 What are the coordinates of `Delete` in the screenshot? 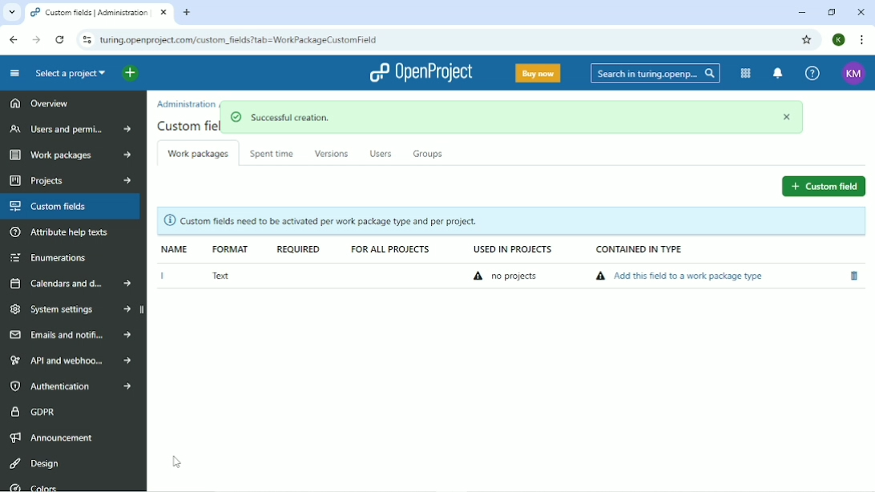 It's located at (853, 276).